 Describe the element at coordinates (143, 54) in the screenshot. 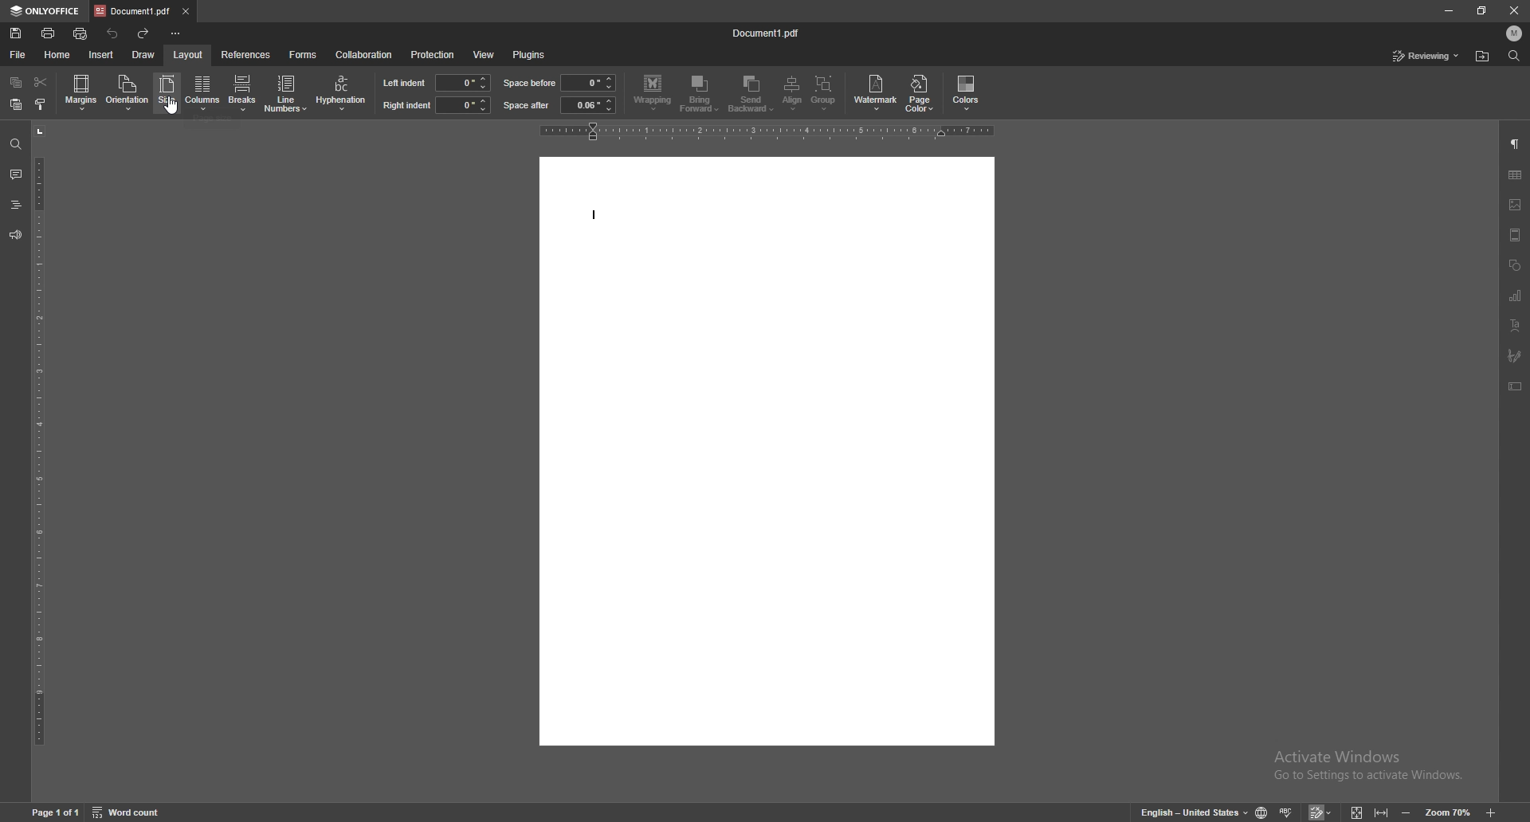

I see `draw` at that location.